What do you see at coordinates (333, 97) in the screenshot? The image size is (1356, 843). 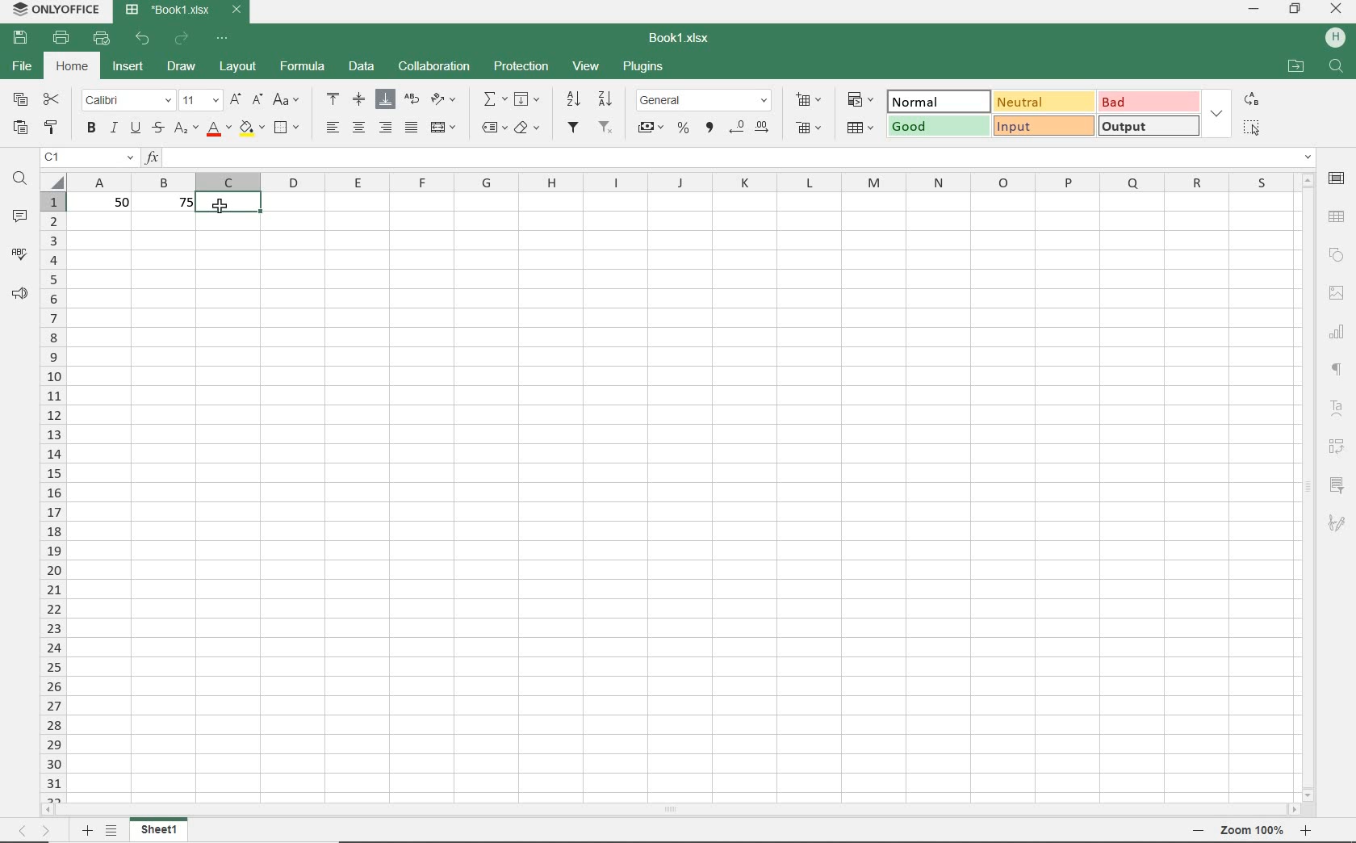 I see `align top` at bounding box center [333, 97].